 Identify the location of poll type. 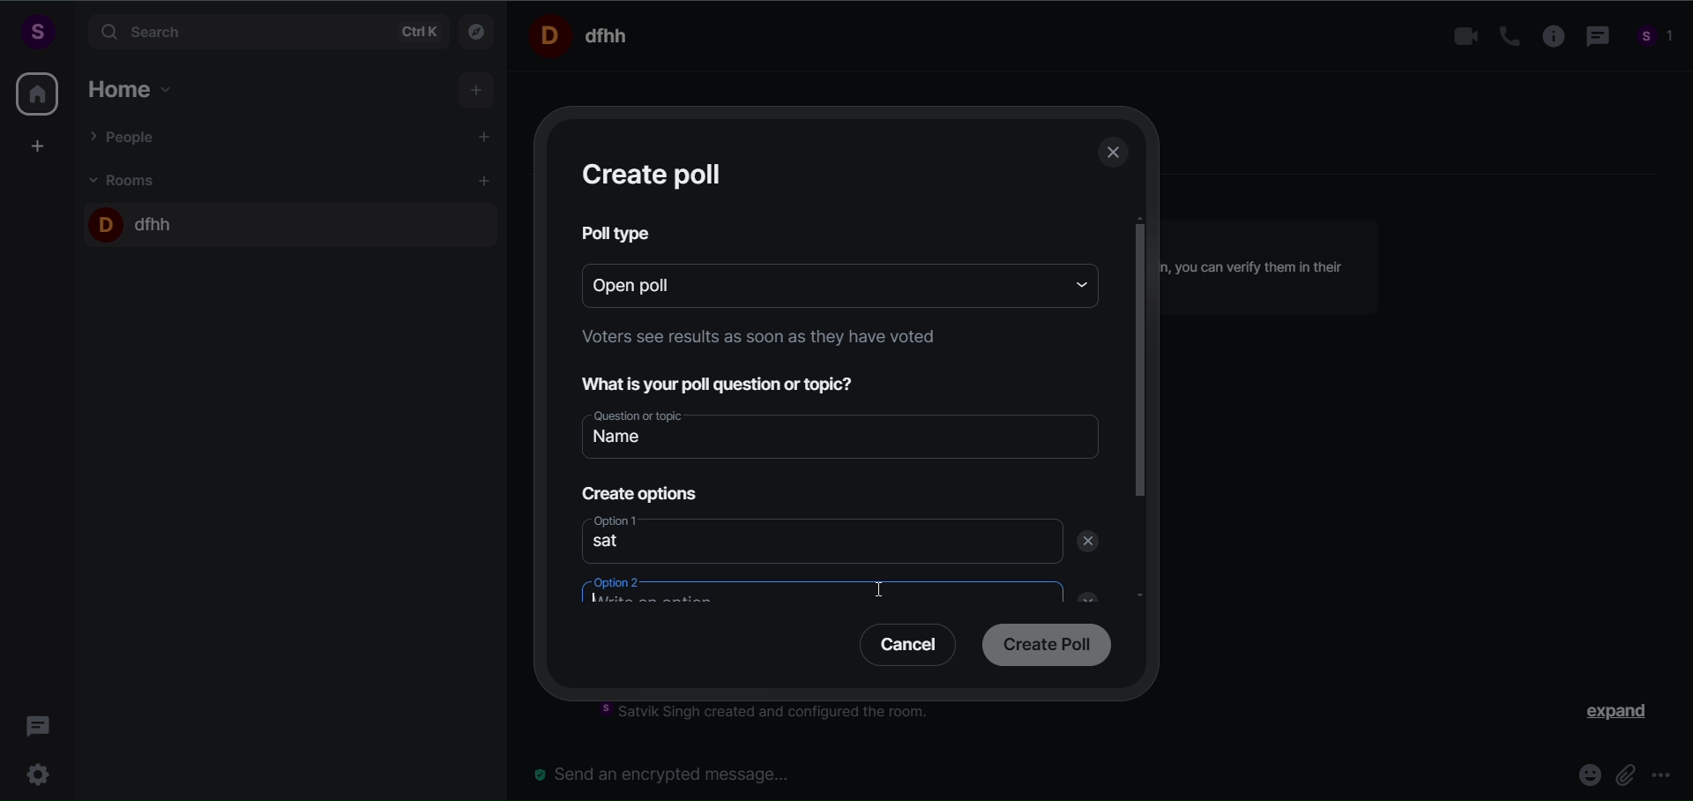
(619, 233).